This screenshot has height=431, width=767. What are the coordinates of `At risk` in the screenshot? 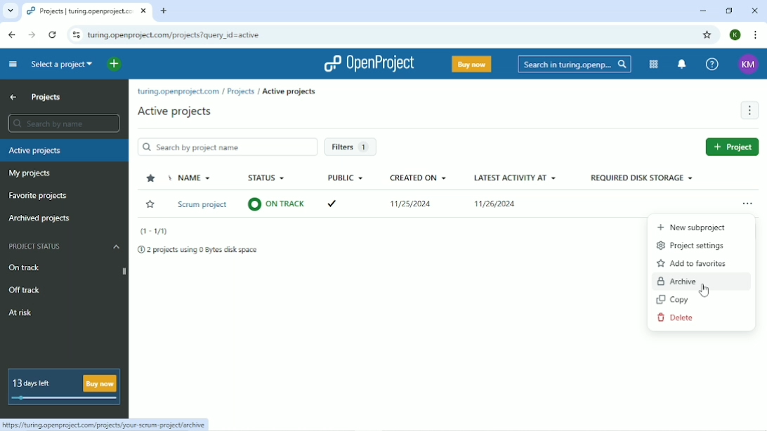 It's located at (23, 314).